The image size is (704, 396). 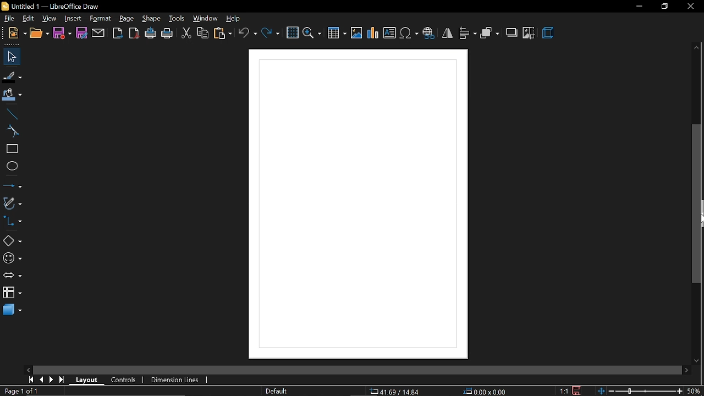 What do you see at coordinates (291, 34) in the screenshot?
I see `grid` at bounding box center [291, 34].